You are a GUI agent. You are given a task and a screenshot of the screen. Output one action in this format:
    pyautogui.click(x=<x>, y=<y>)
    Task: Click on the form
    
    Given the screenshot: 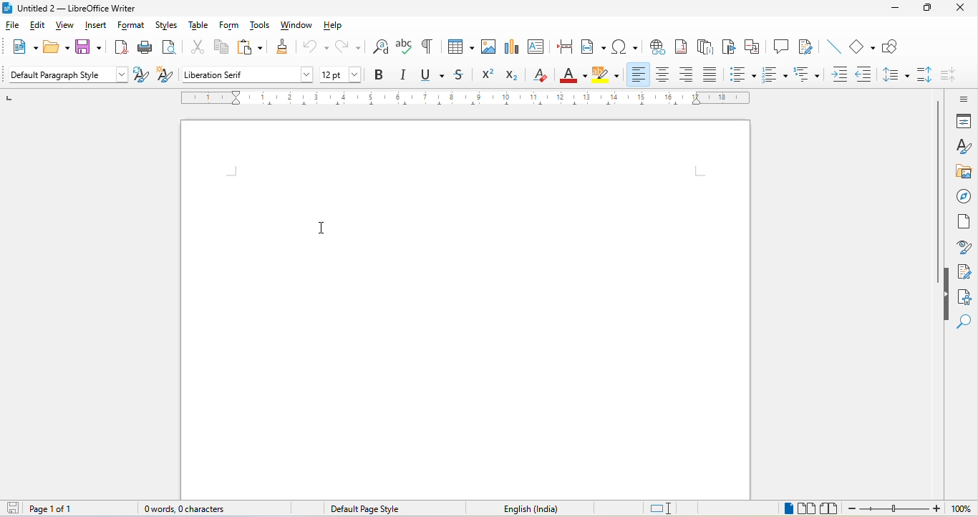 What is the action you would take?
    pyautogui.click(x=231, y=26)
    